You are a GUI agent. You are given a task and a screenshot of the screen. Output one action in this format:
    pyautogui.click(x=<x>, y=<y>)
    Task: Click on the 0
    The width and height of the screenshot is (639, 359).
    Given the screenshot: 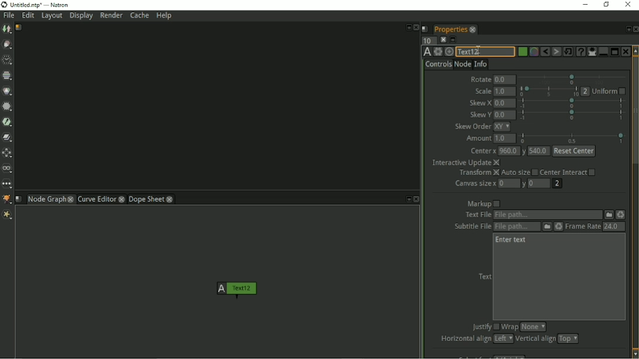 What is the action you would take?
    pyautogui.click(x=540, y=184)
    